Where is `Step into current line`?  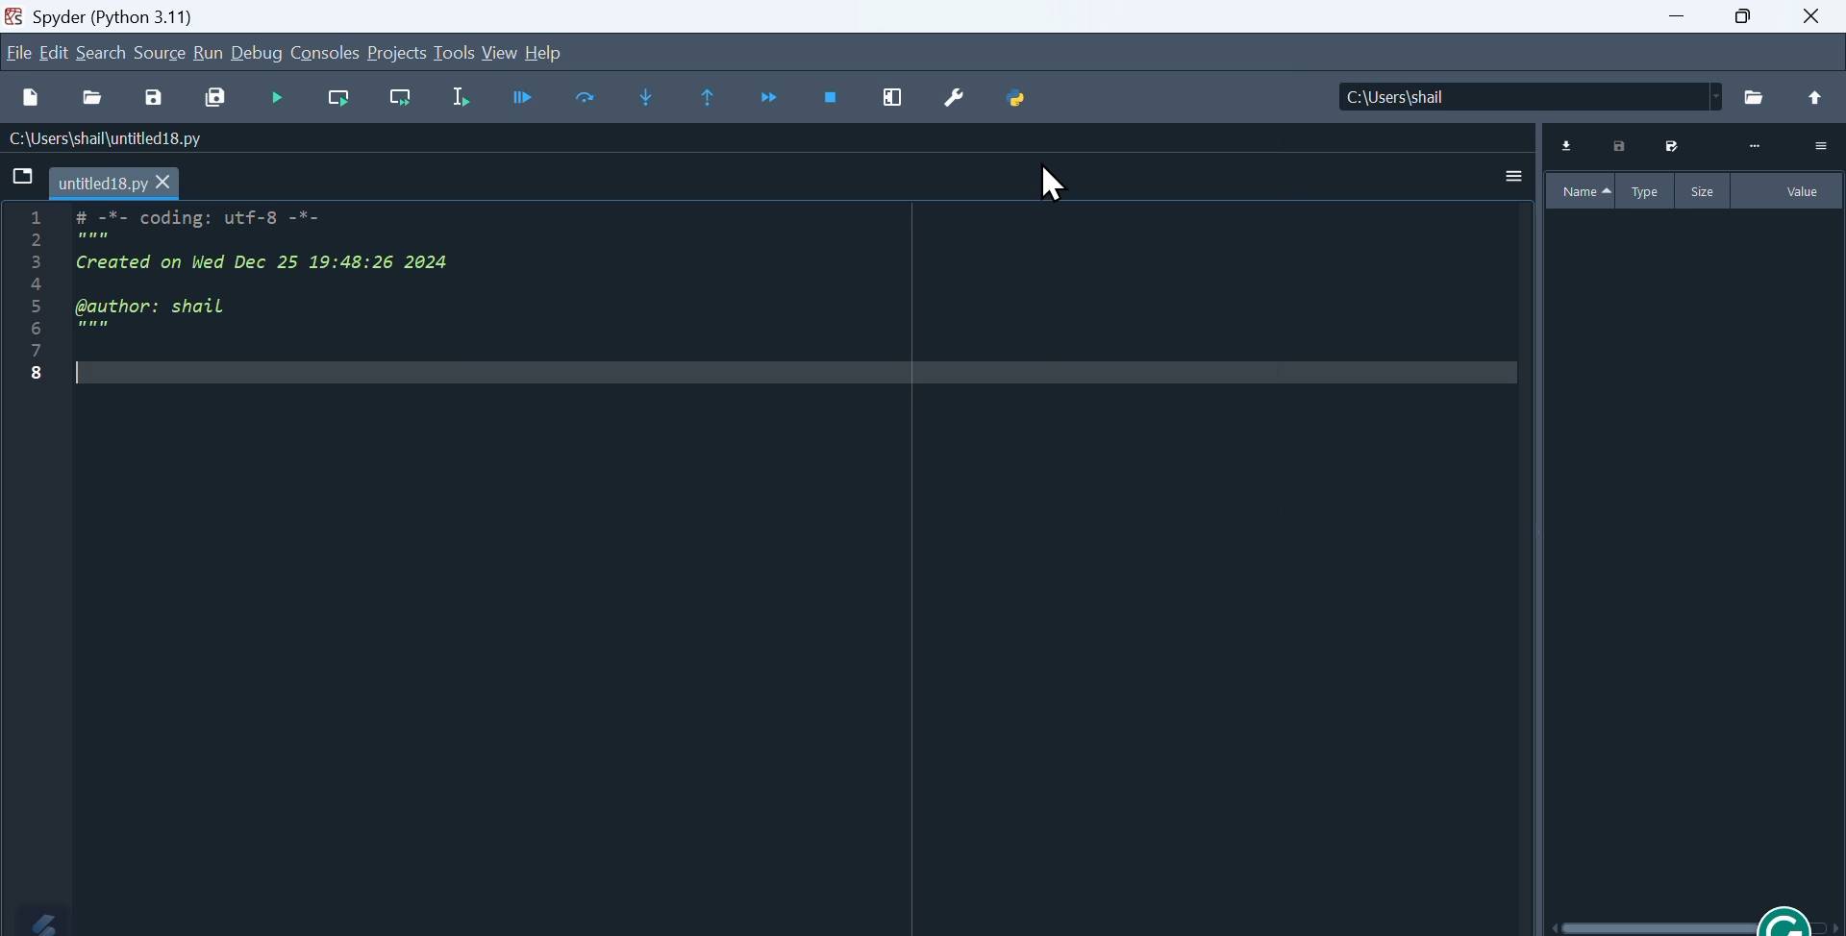 Step into current line is located at coordinates (583, 99).